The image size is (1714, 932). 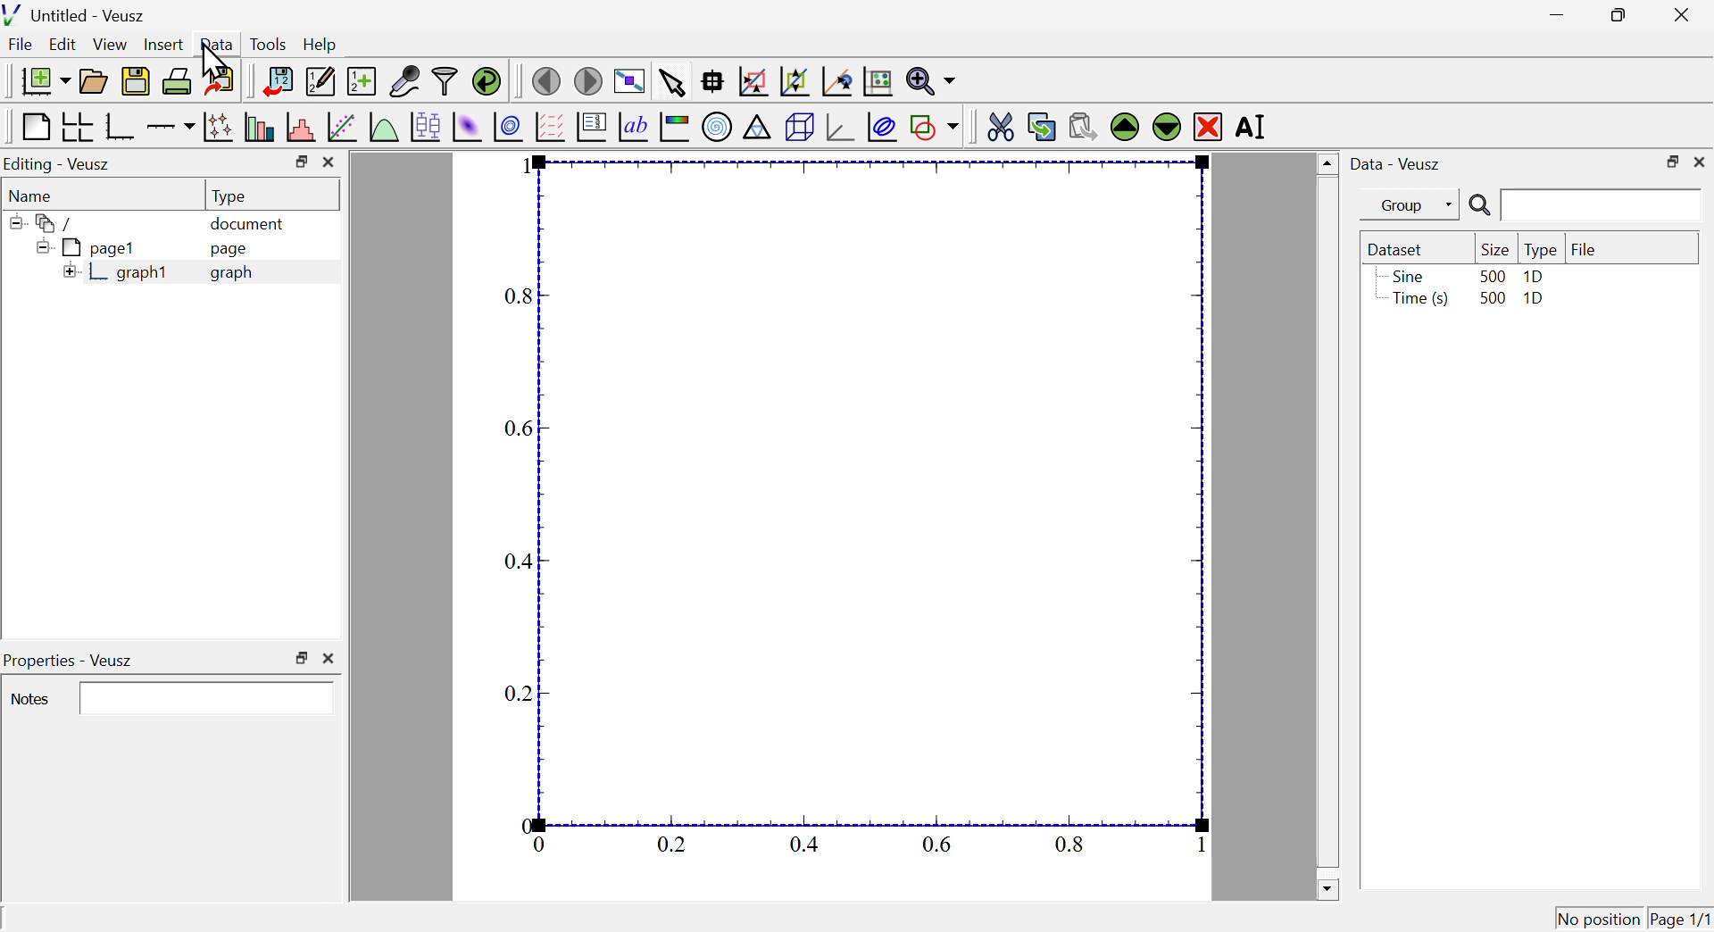 I want to click on move the selected widget up, so click(x=1124, y=127).